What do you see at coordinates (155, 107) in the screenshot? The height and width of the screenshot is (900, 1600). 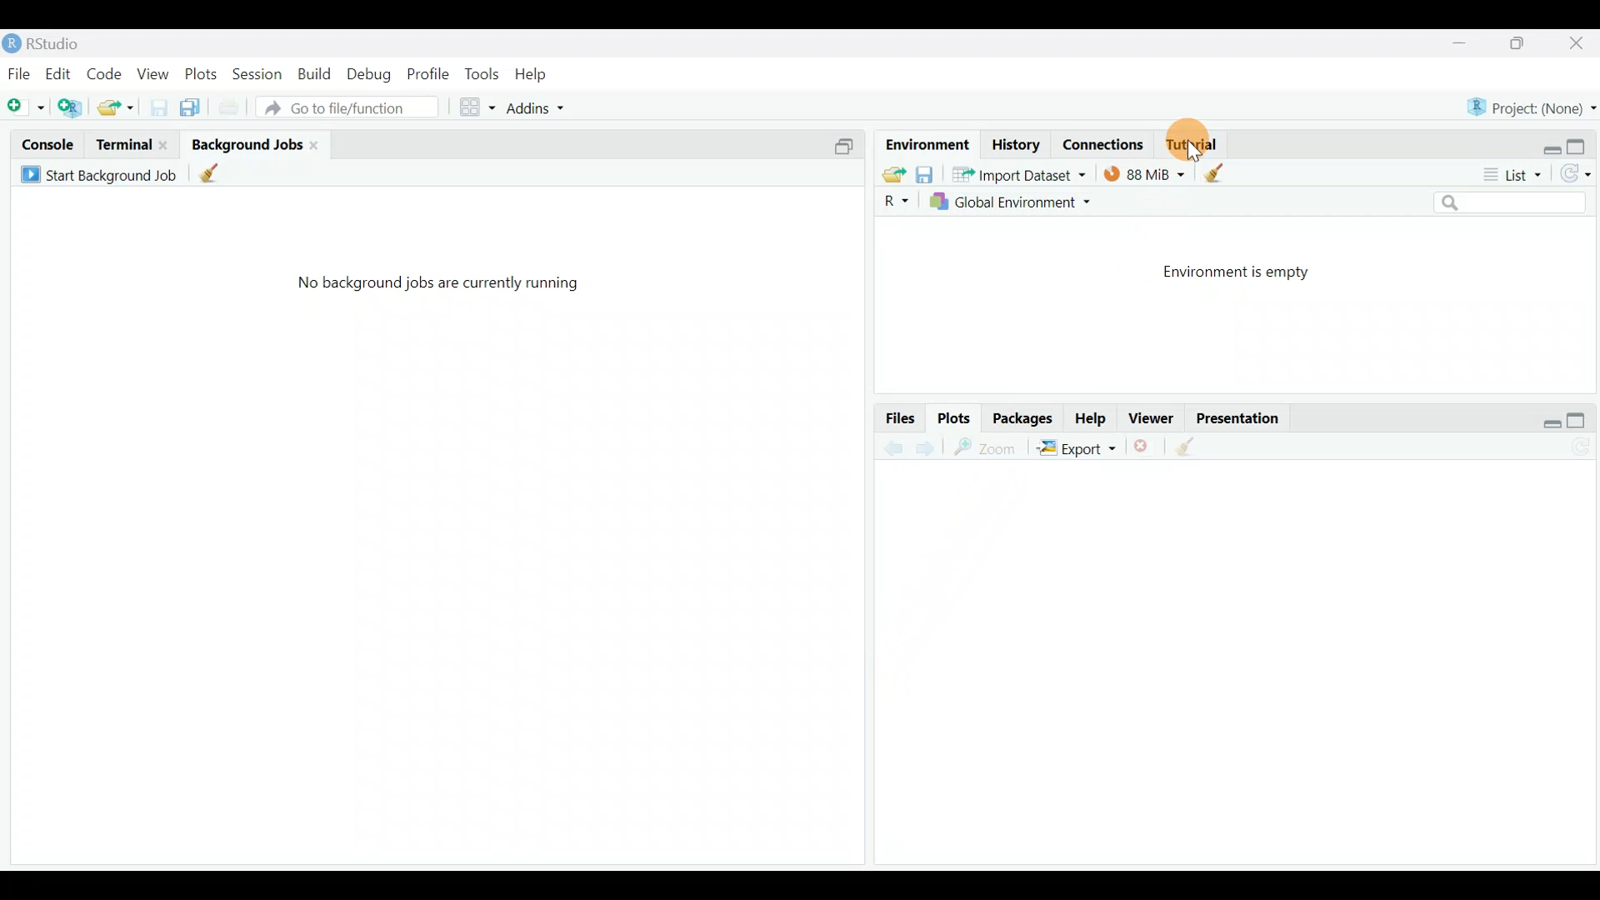 I see `Save current document` at bounding box center [155, 107].